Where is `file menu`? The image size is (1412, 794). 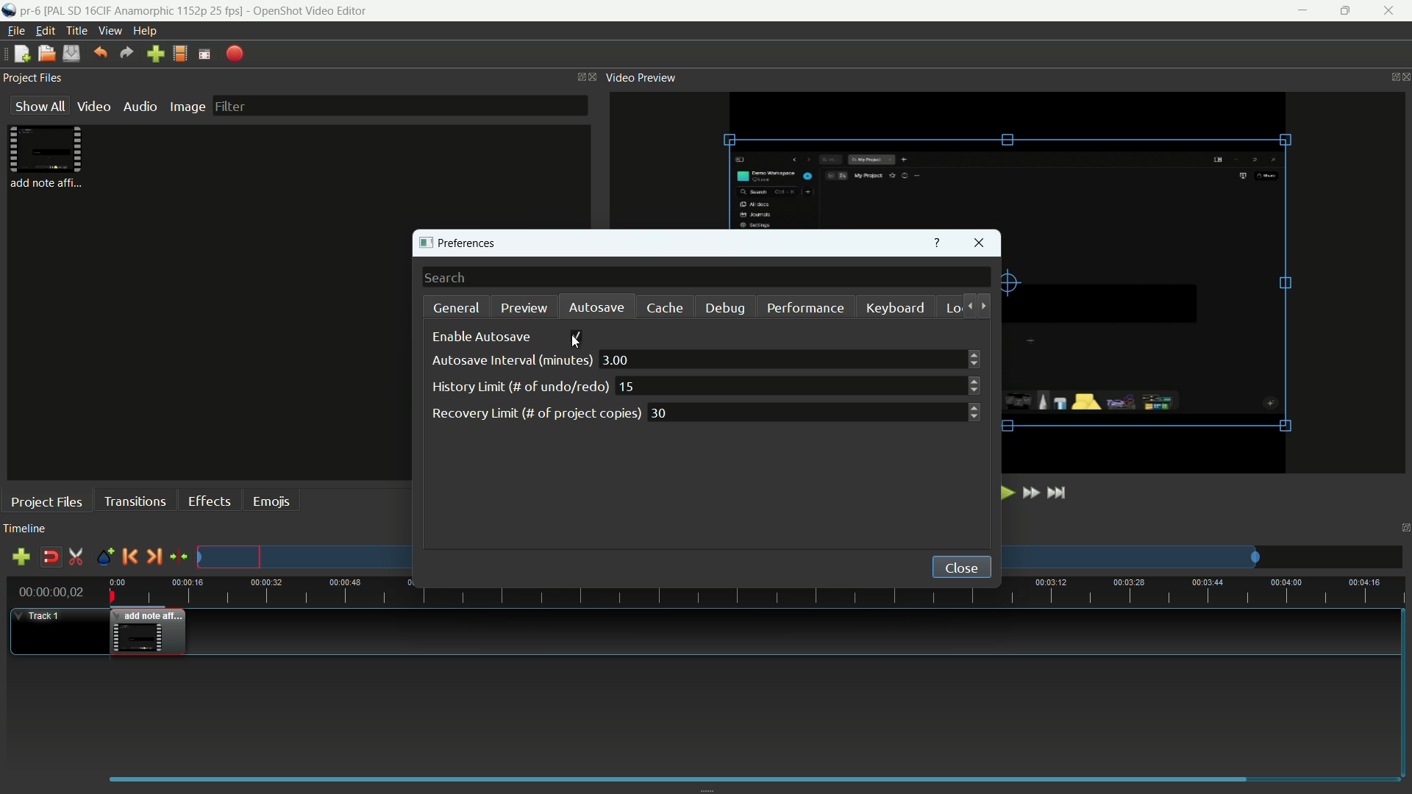 file menu is located at coordinates (13, 32).